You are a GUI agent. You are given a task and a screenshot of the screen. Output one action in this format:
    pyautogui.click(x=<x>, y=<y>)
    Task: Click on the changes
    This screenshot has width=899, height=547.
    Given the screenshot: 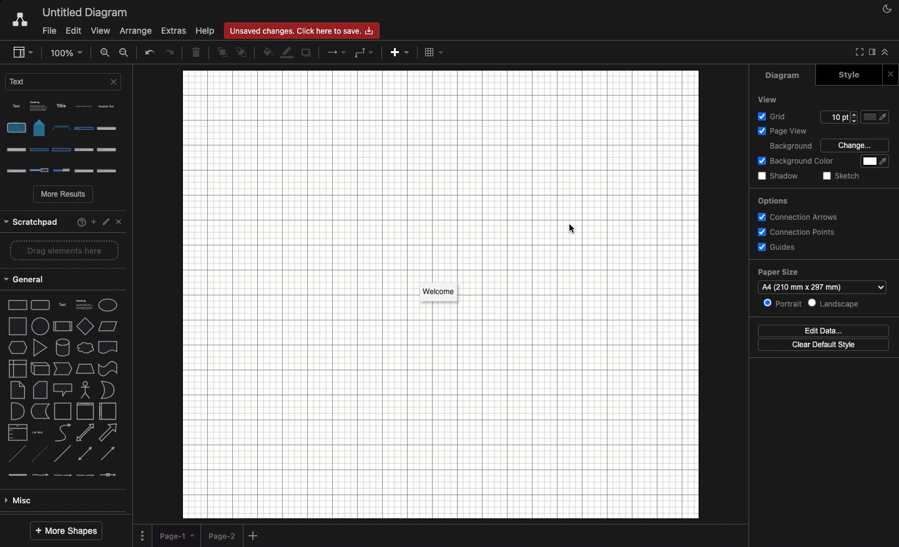 What is the action you would take?
    pyautogui.click(x=305, y=30)
    